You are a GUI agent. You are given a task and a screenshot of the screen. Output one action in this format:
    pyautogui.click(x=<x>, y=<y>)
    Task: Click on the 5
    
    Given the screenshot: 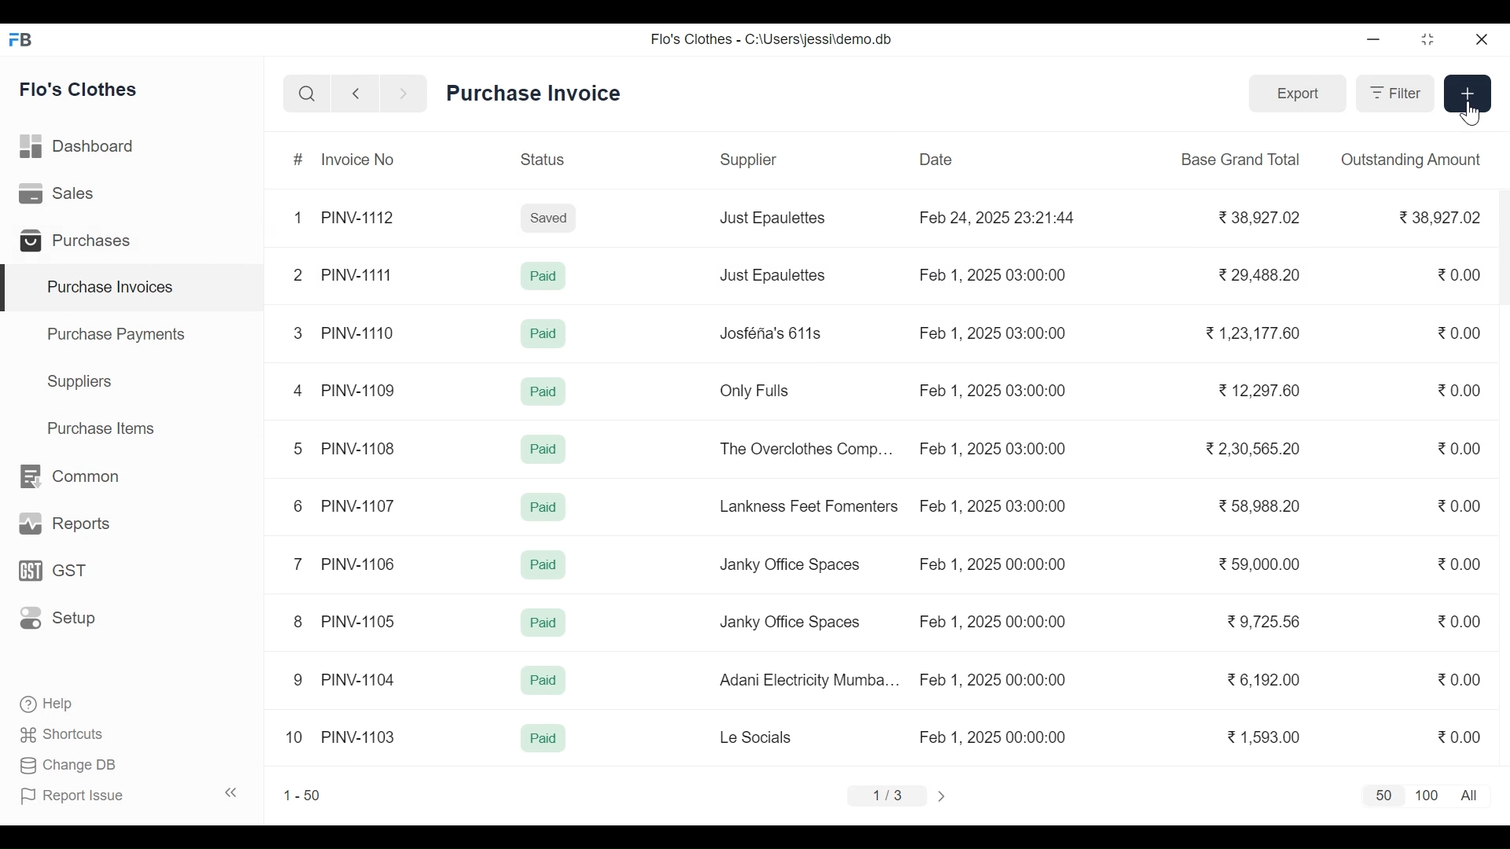 What is the action you would take?
    pyautogui.click(x=300, y=448)
    